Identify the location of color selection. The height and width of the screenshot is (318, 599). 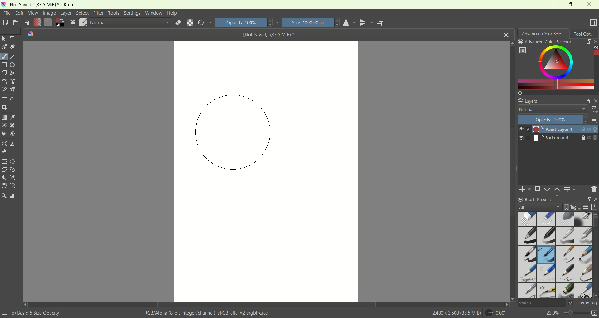
(553, 67).